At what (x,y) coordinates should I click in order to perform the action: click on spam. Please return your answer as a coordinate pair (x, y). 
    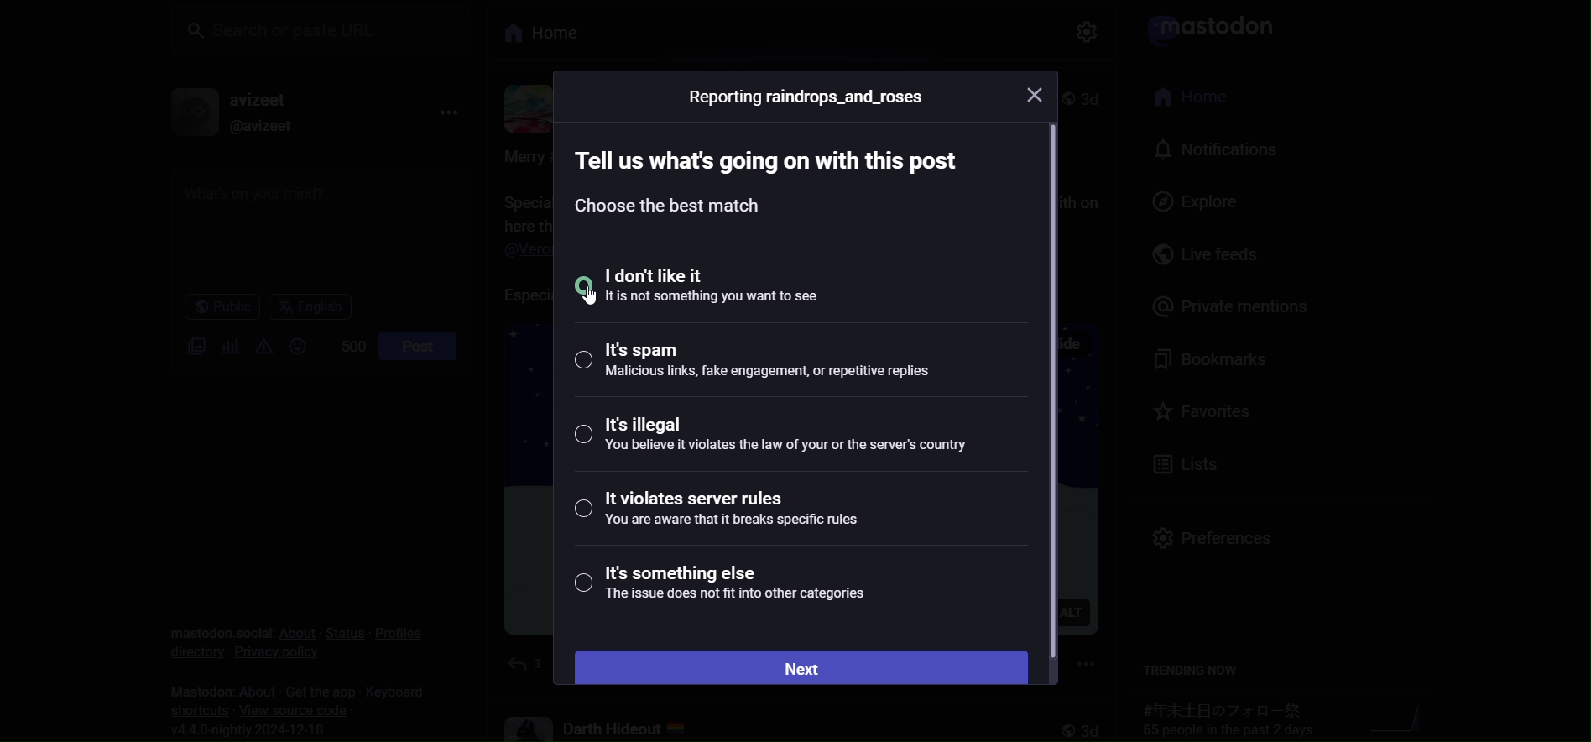
    Looking at the image, I should click on (775, 363).